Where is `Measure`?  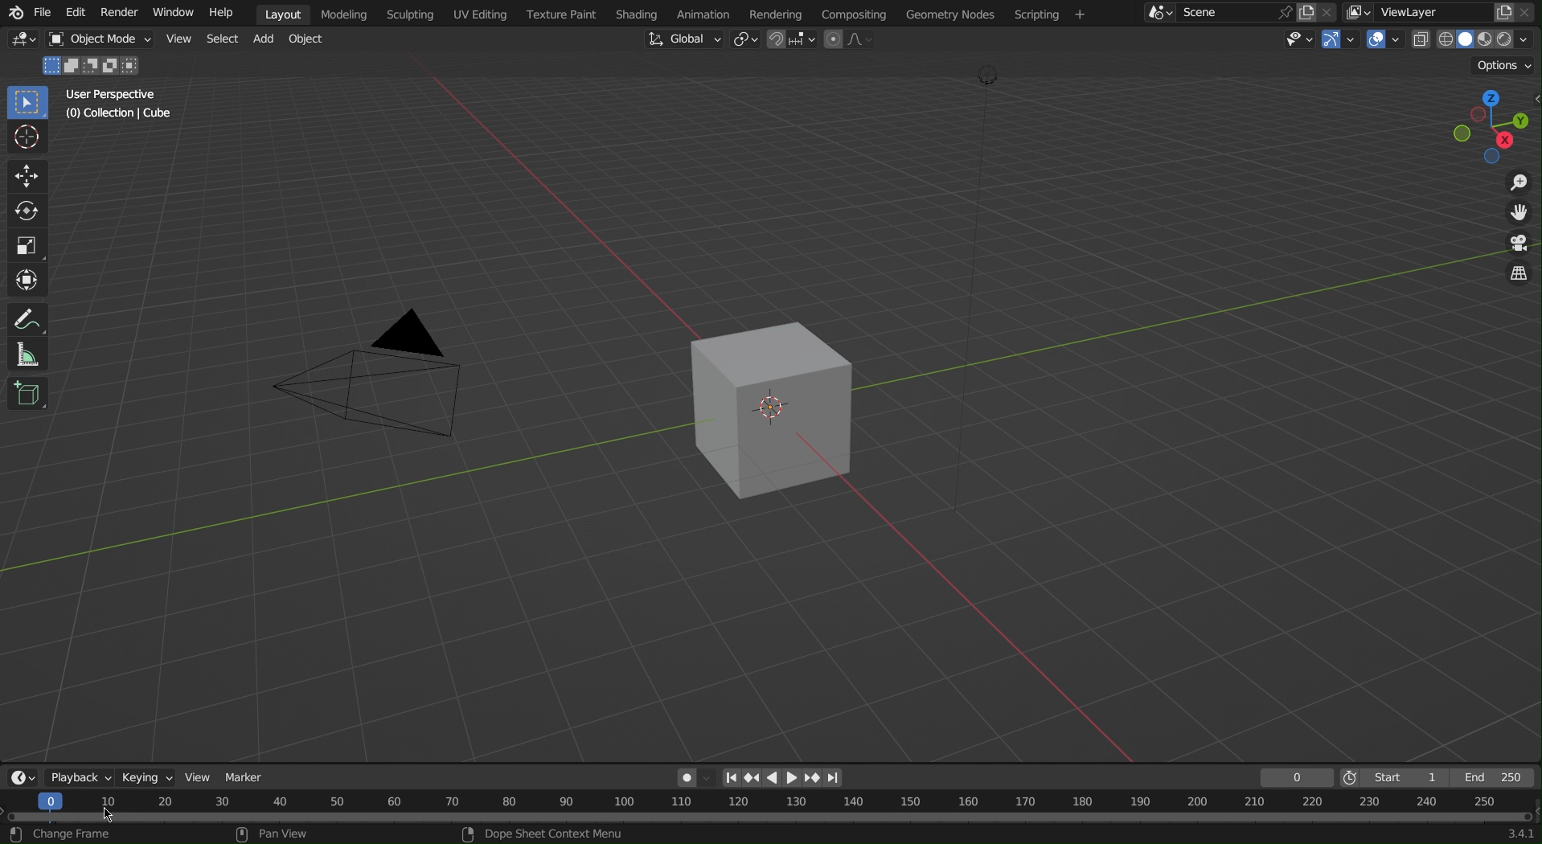 Measure is located at coordinates (25, 356).